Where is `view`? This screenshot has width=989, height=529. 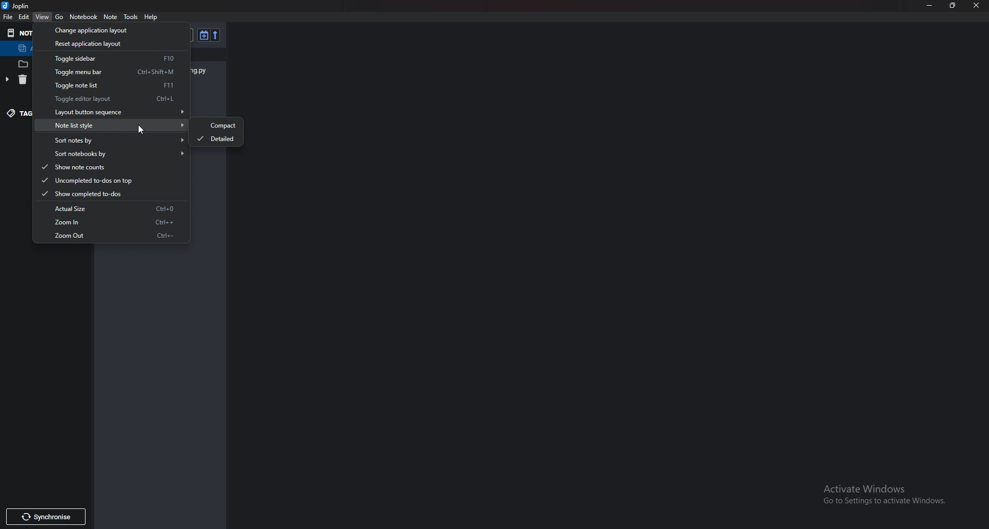
view is located at coordinates (43, 17).